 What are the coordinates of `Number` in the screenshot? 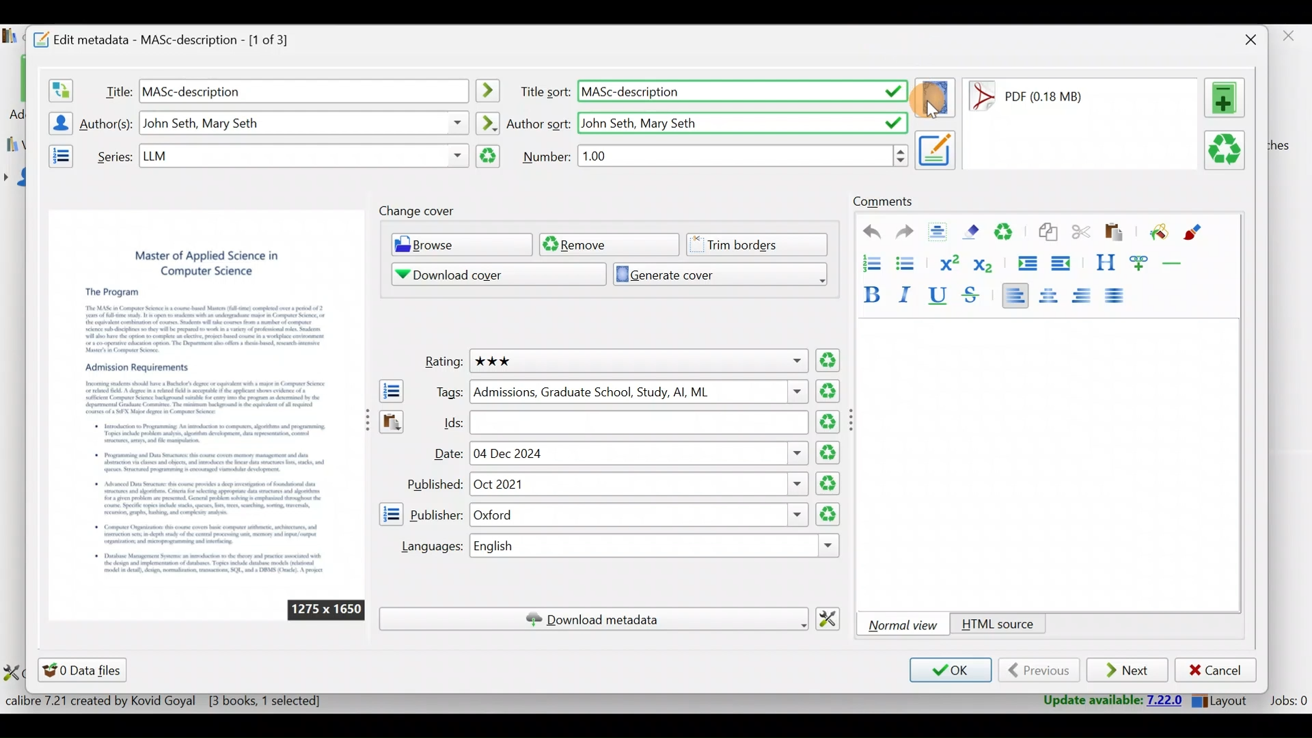 It's located at (547, 156).